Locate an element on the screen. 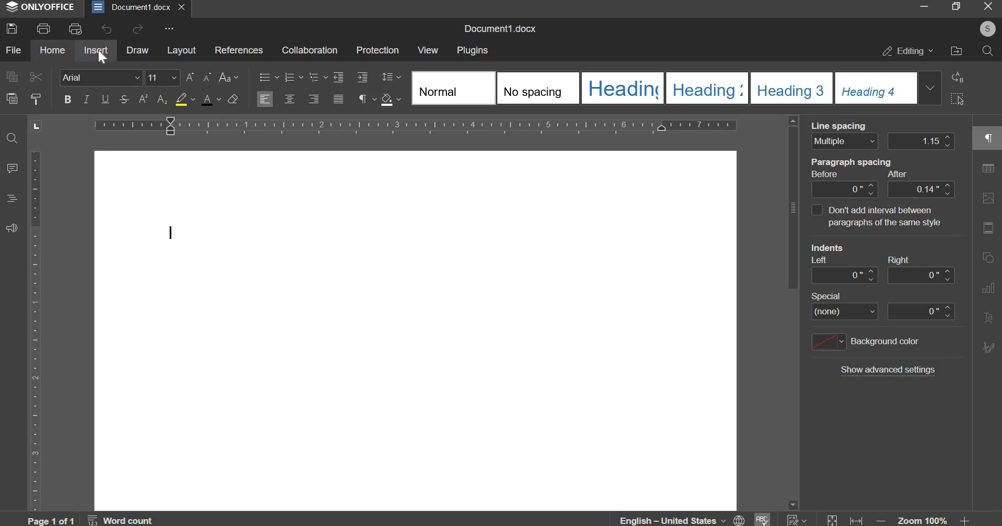  maximize is located at coordinates (955, 6).